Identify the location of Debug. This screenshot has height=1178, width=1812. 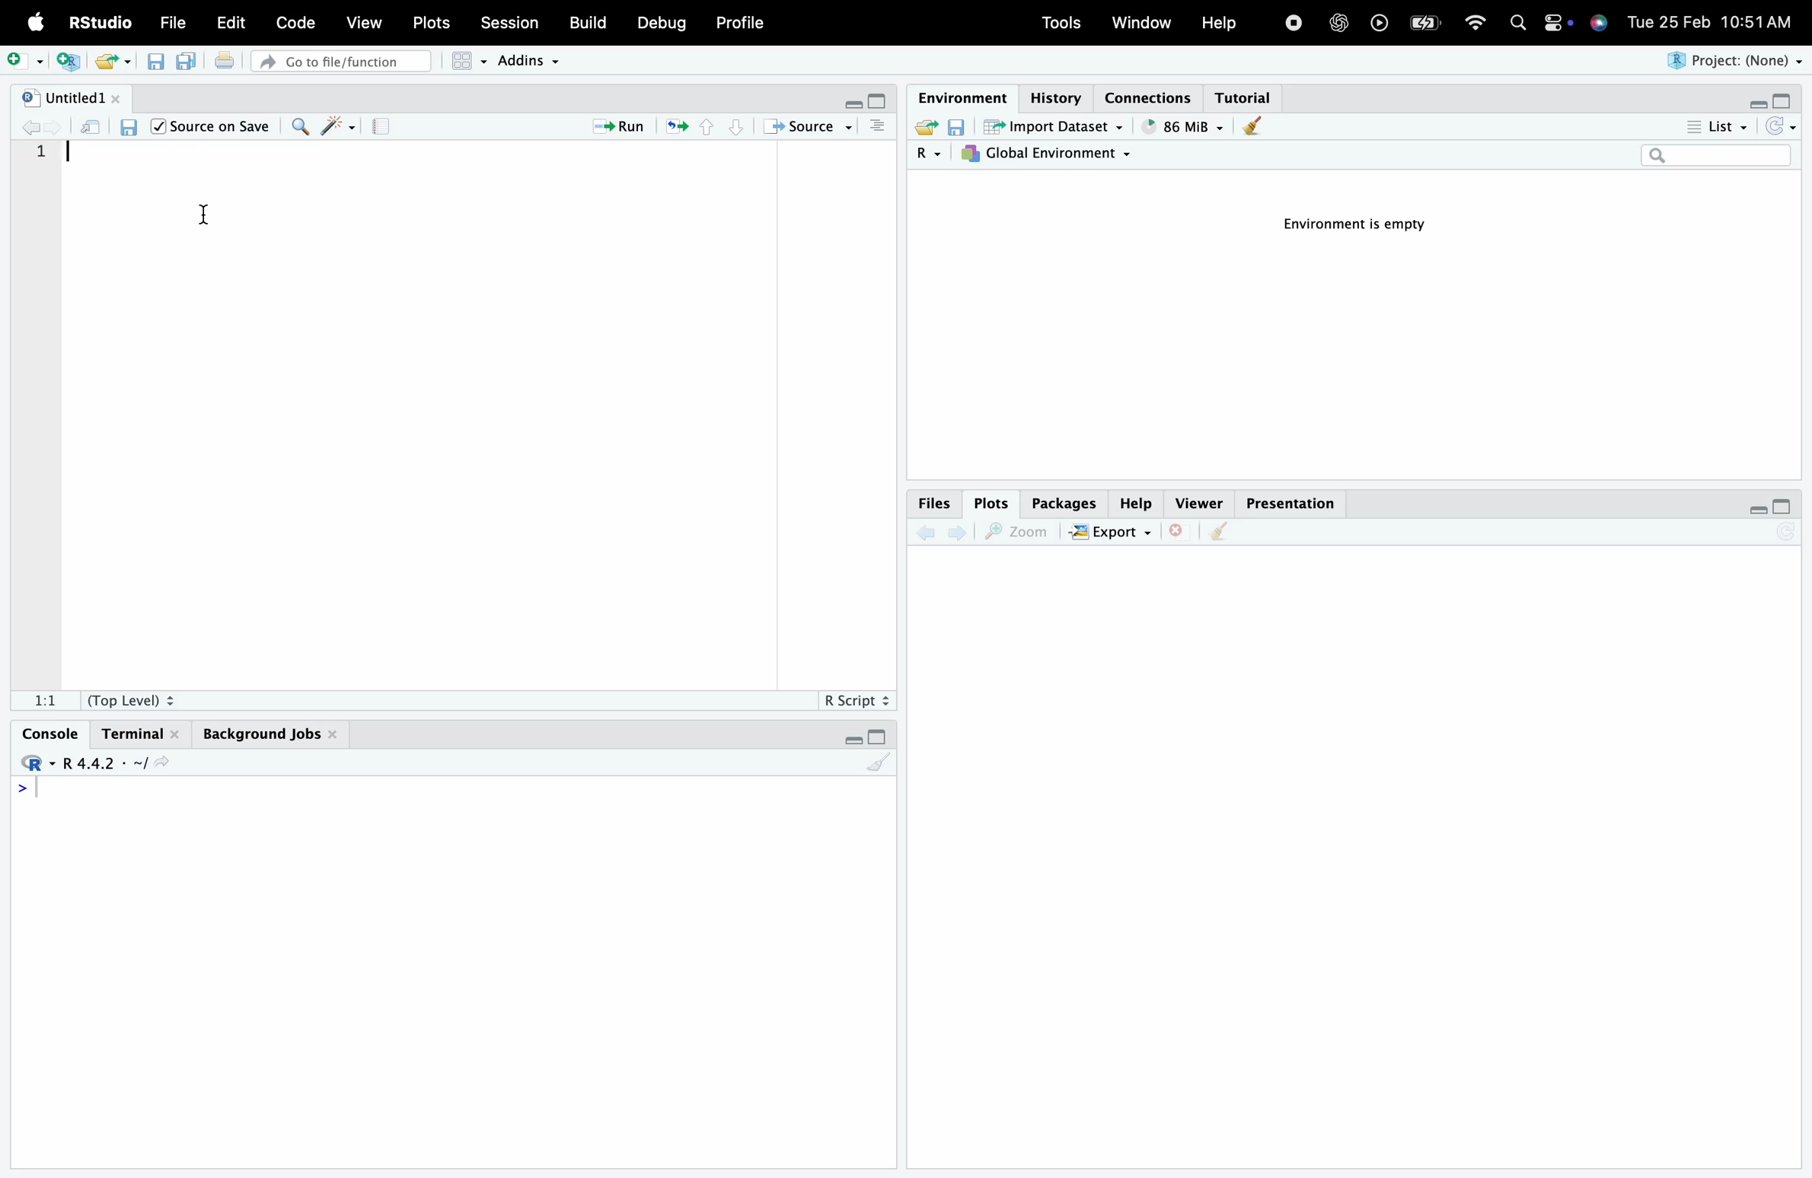
(661, 24).